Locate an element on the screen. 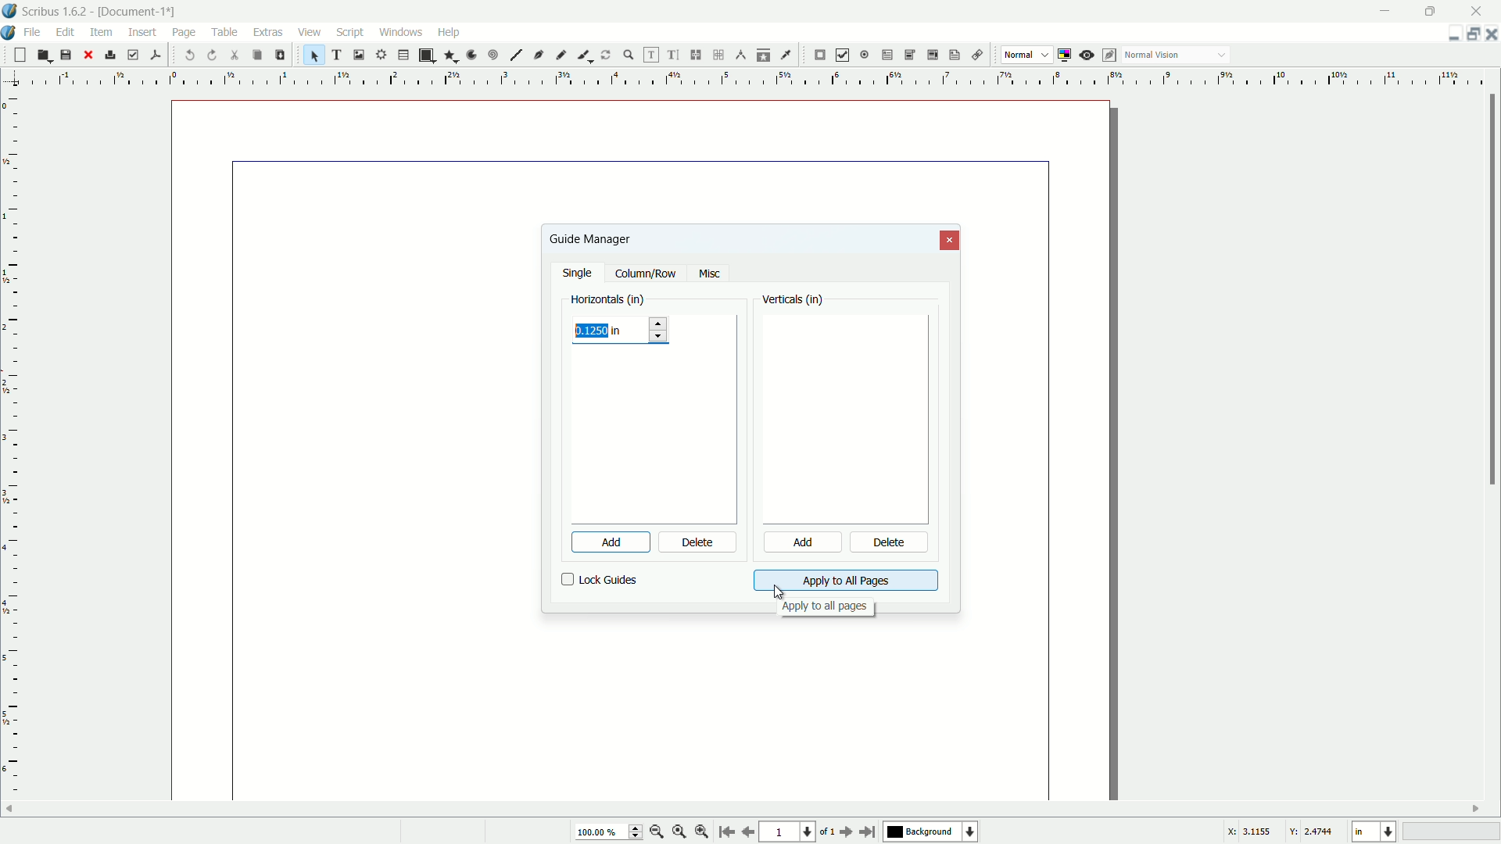 The width and height of the screenshot is (1501, 844). close is located at coordinates (88, 55).